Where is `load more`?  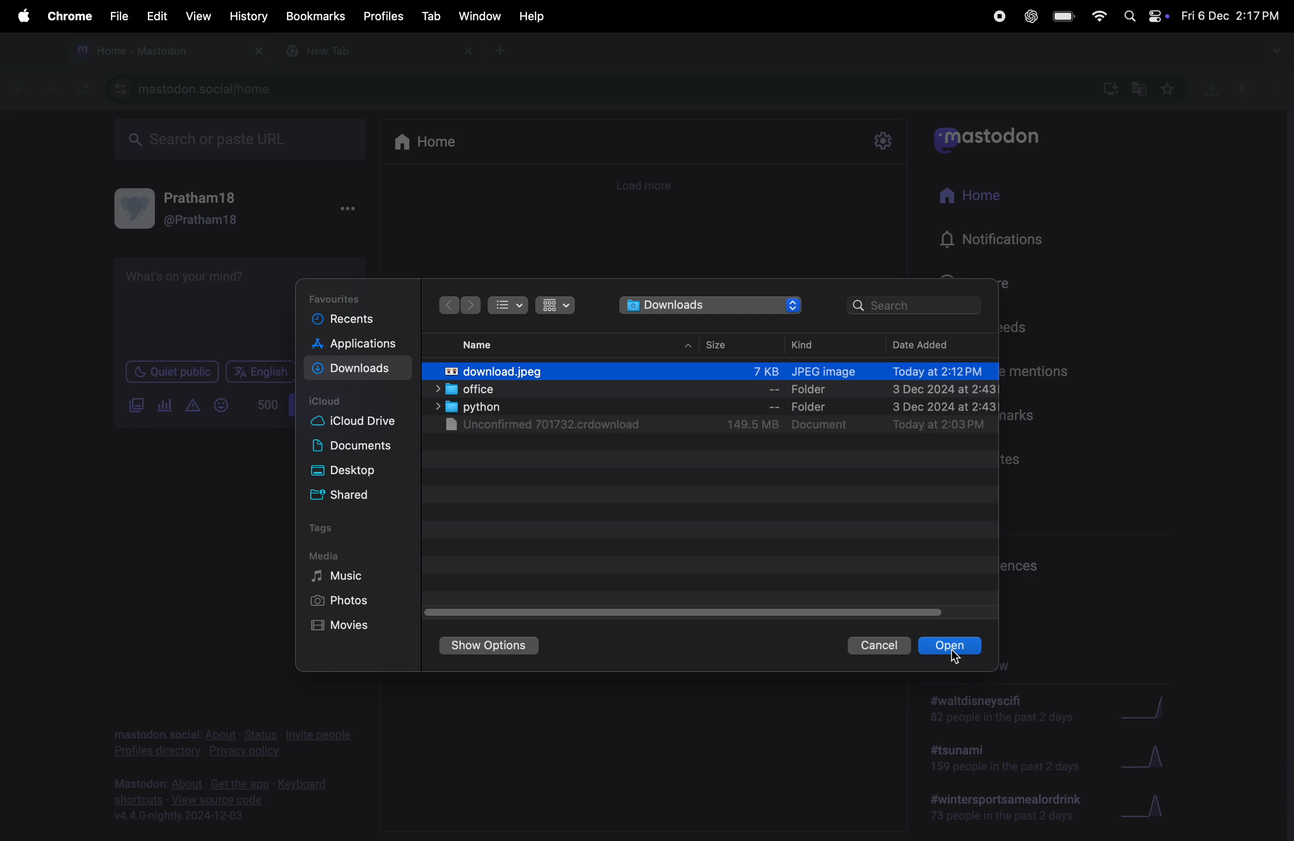 load more is located at coordinates (650, 187).